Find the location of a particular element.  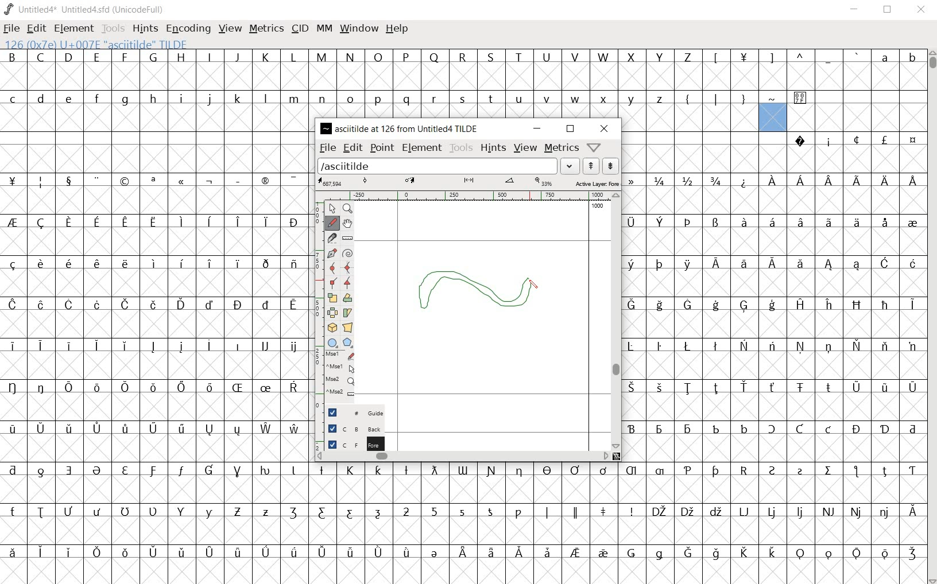

restore is located at coordinates (571, 129).